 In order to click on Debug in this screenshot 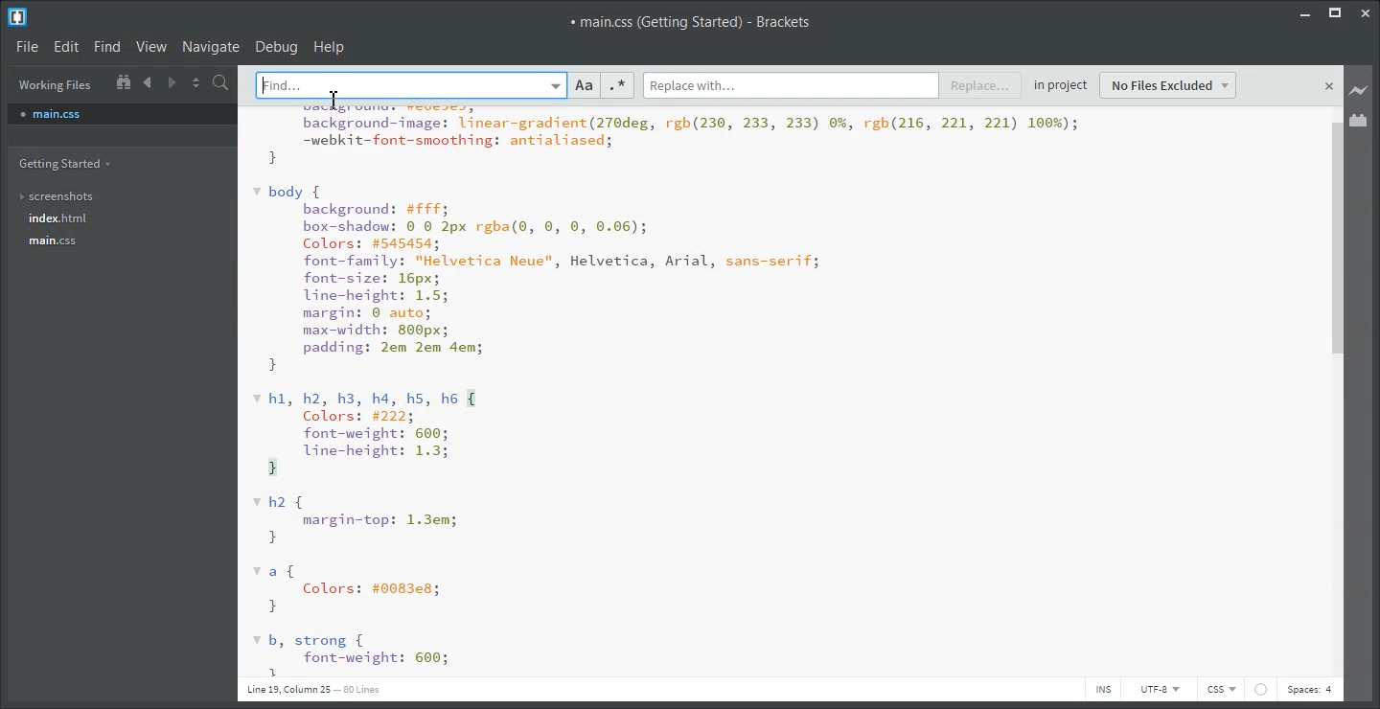, I will do `click(277, 46)`.